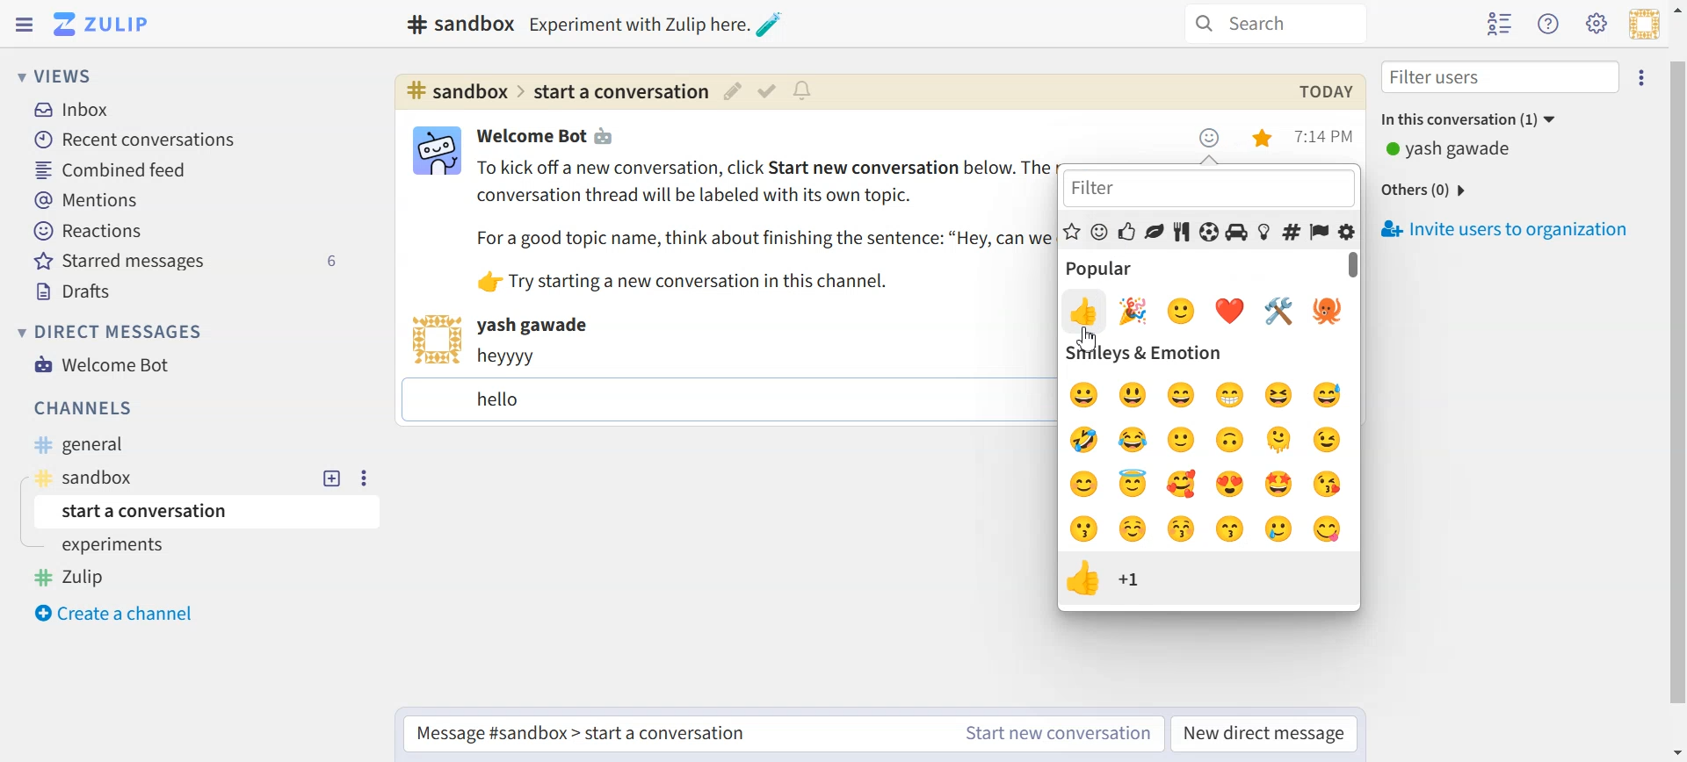 The image size is (1687, 762). What do you see at coordinates (1264, 139) in the screenshot?
I see `Unstar this message` at bounding box center [1264, 139].